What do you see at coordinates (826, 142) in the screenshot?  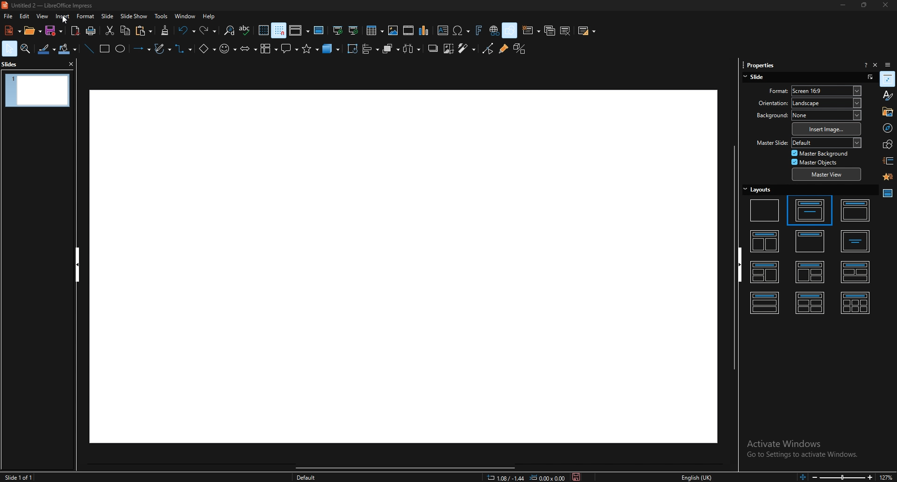 I see `master slide default` at bounding box center [826, 142].